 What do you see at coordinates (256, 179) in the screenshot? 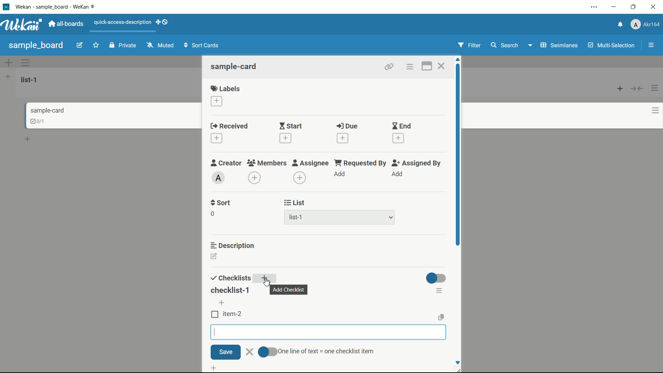
I see `add members` at bounding box center [256, 179].